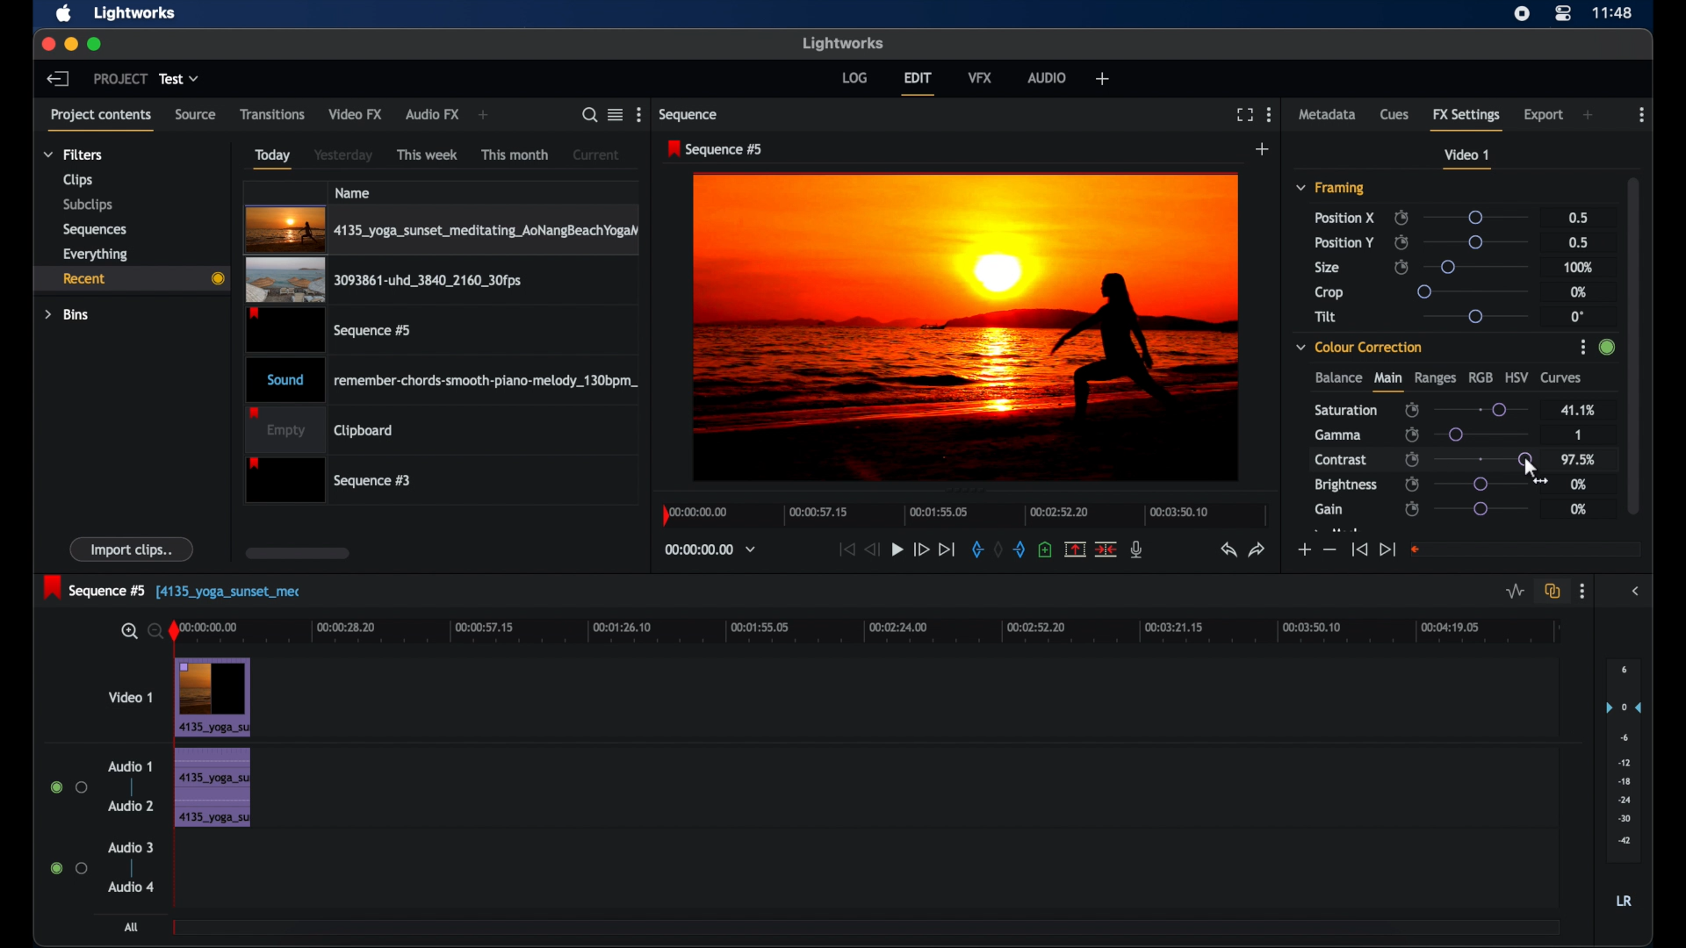  What do you see at coordinates (1101, 78) in the screenshot?
I see `add` at bounding box center [1101, 78].